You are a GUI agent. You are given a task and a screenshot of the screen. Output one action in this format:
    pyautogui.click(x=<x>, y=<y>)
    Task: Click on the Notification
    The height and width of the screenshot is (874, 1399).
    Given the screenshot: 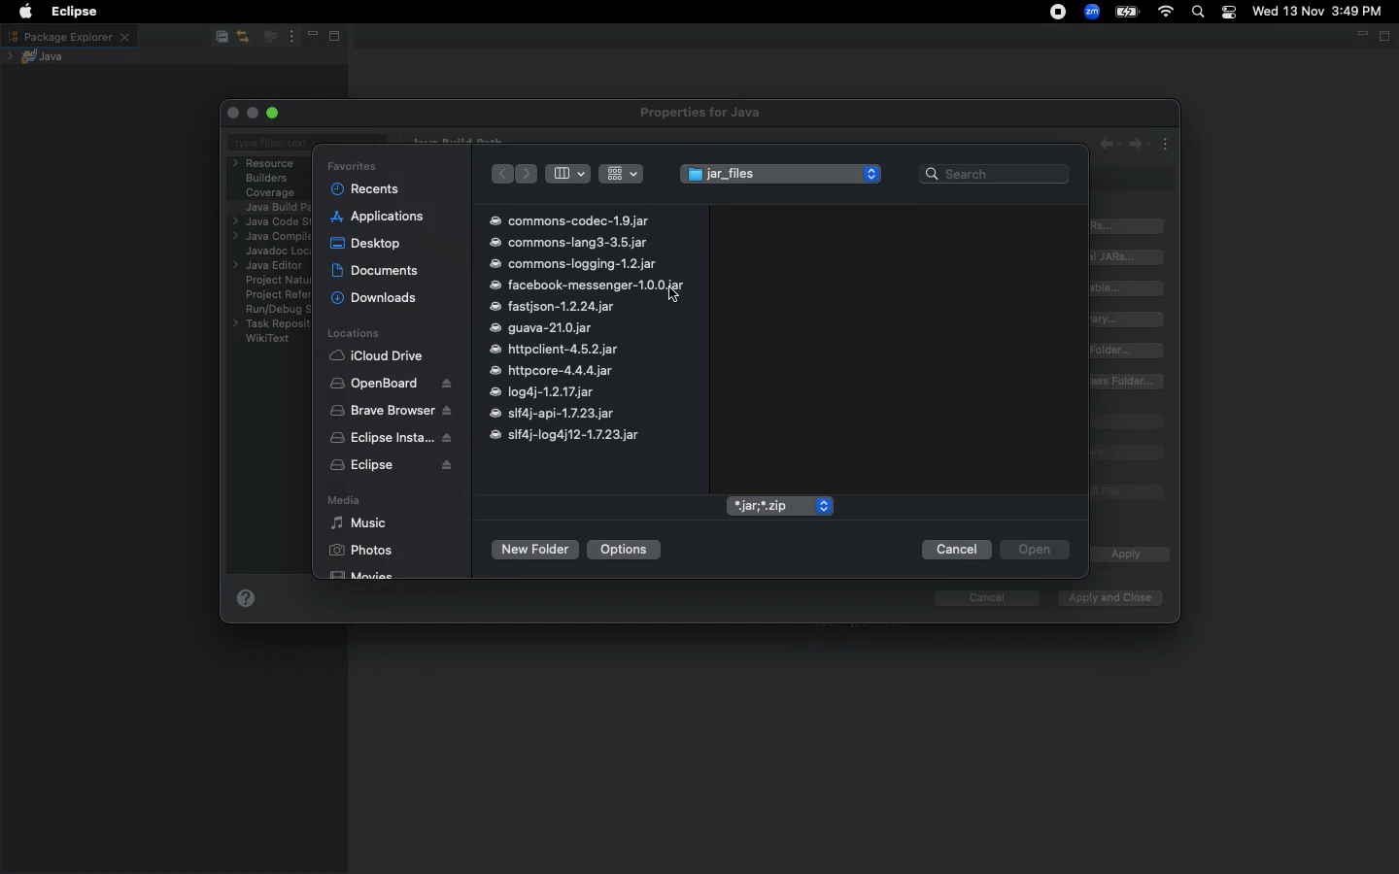 What is the action you would take?
    pyautogui.click(x=1231, y=13)
    